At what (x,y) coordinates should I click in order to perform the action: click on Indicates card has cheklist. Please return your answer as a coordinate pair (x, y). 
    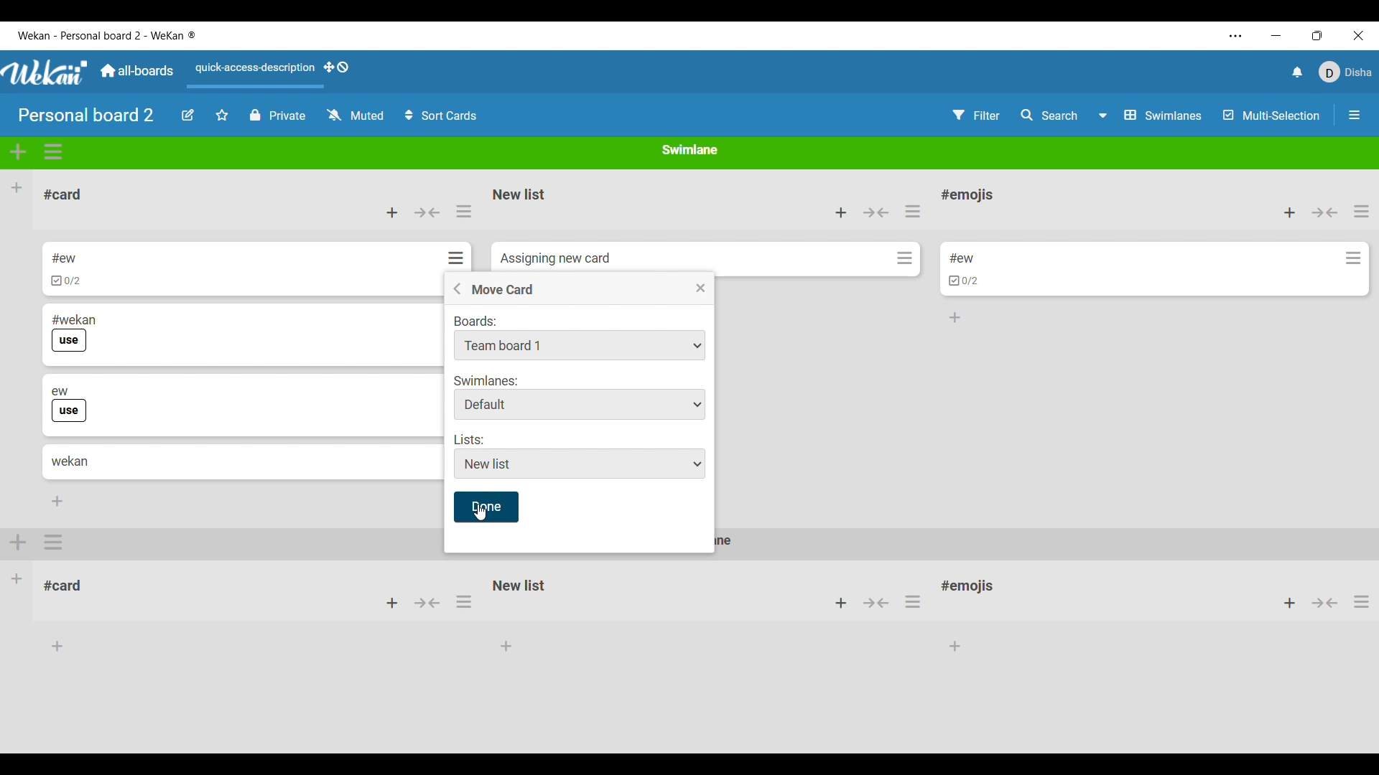
    Looking at the image, I should click on (964, 281).